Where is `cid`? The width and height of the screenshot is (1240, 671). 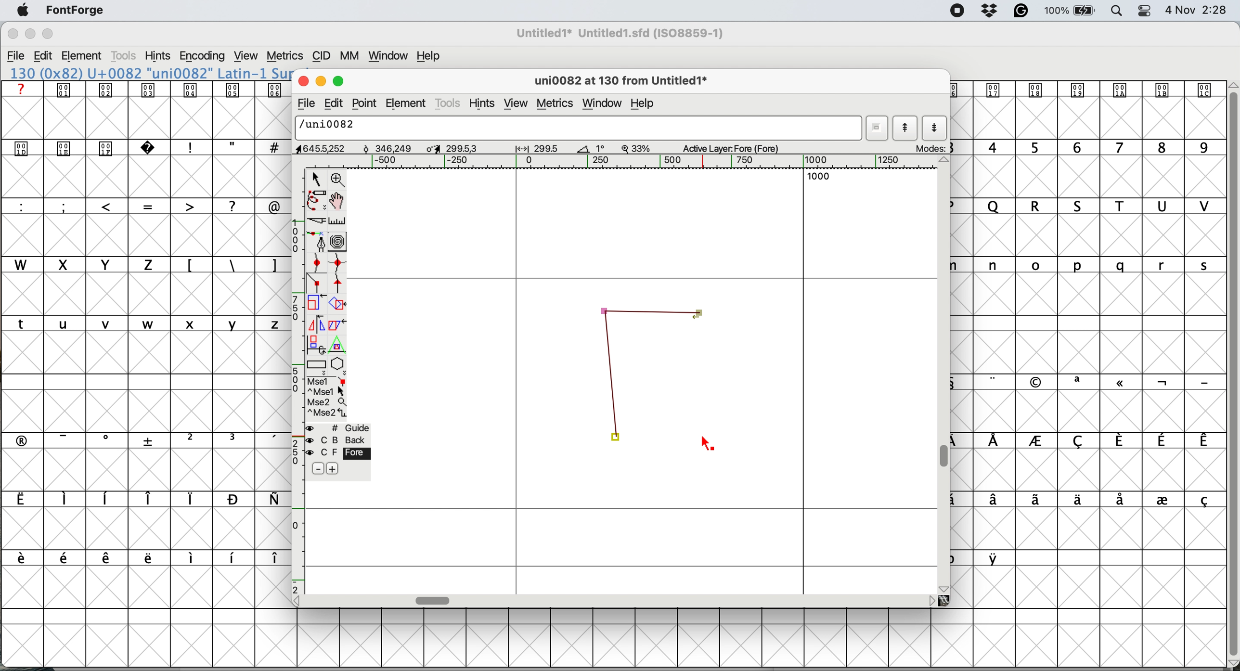
cid is located at coordinates (321, 56).